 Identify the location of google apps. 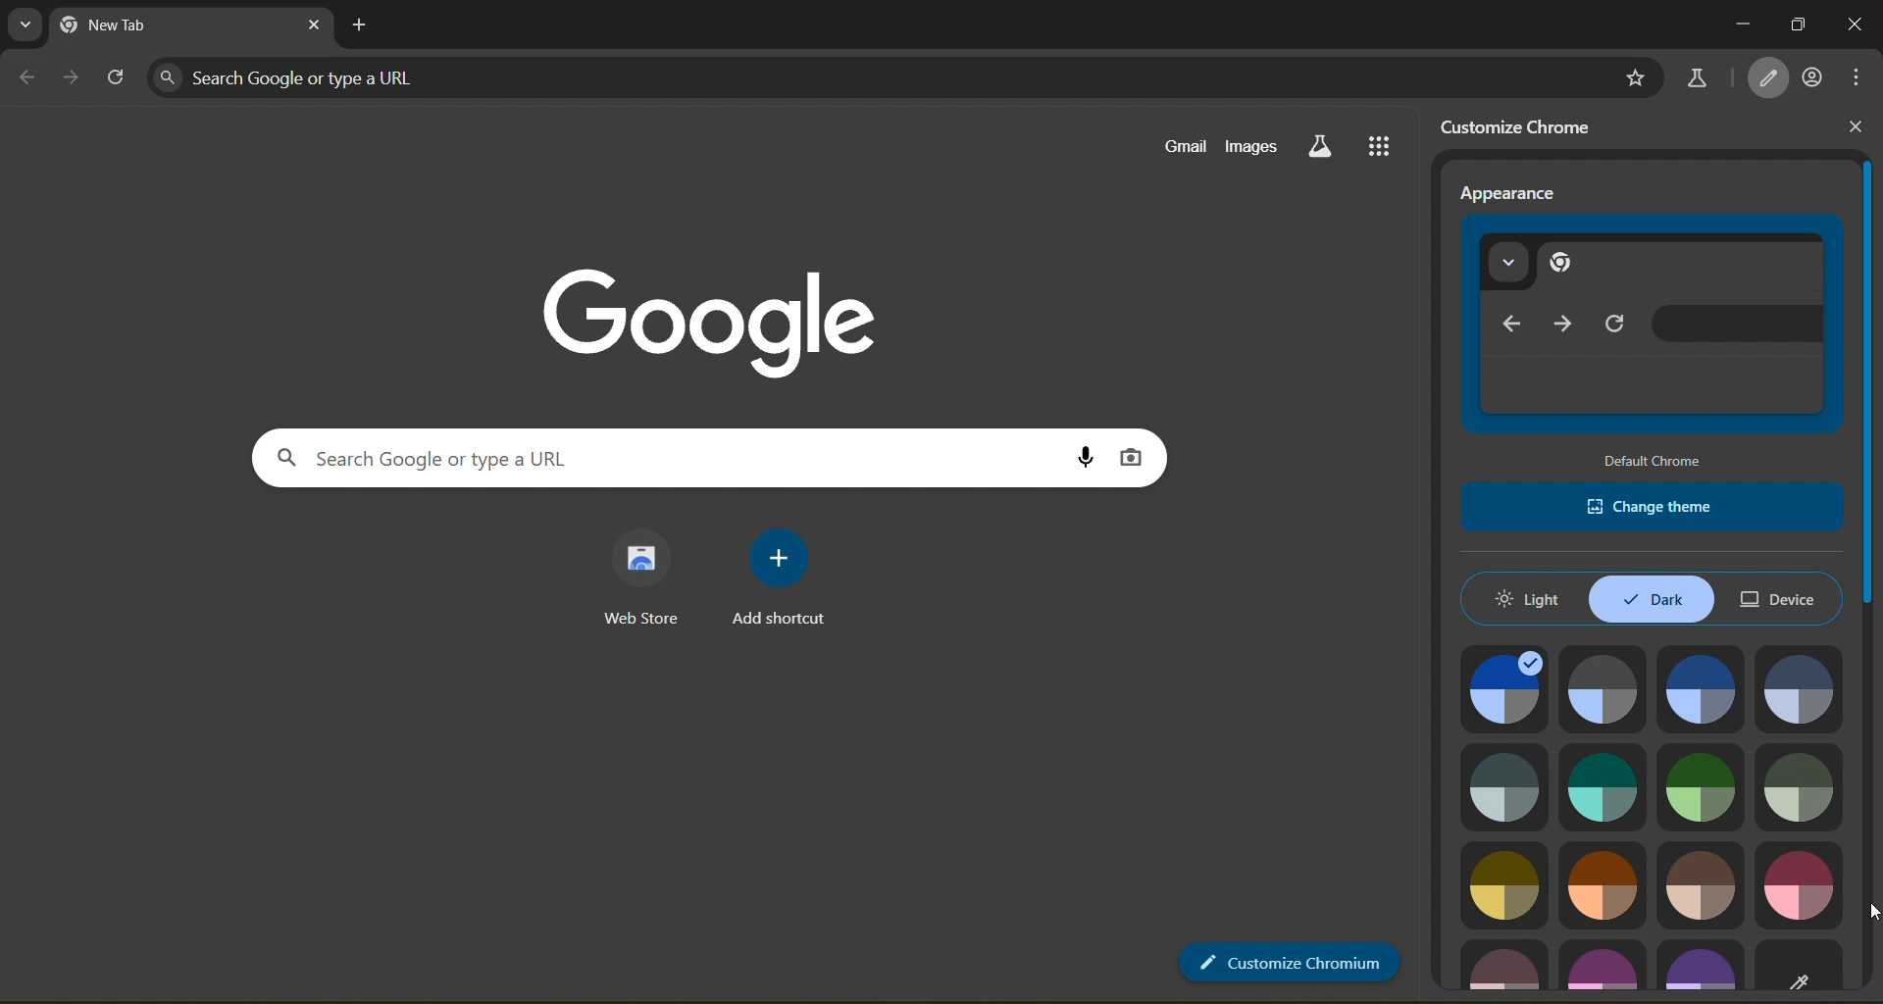
(1388, 146).